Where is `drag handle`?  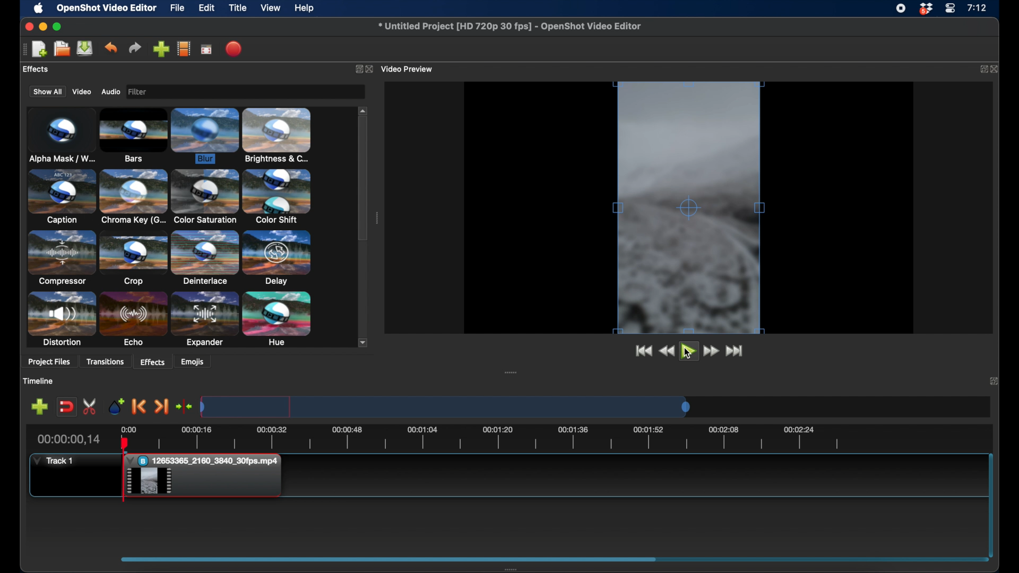 drag handle is located at coordinates (376, 218).